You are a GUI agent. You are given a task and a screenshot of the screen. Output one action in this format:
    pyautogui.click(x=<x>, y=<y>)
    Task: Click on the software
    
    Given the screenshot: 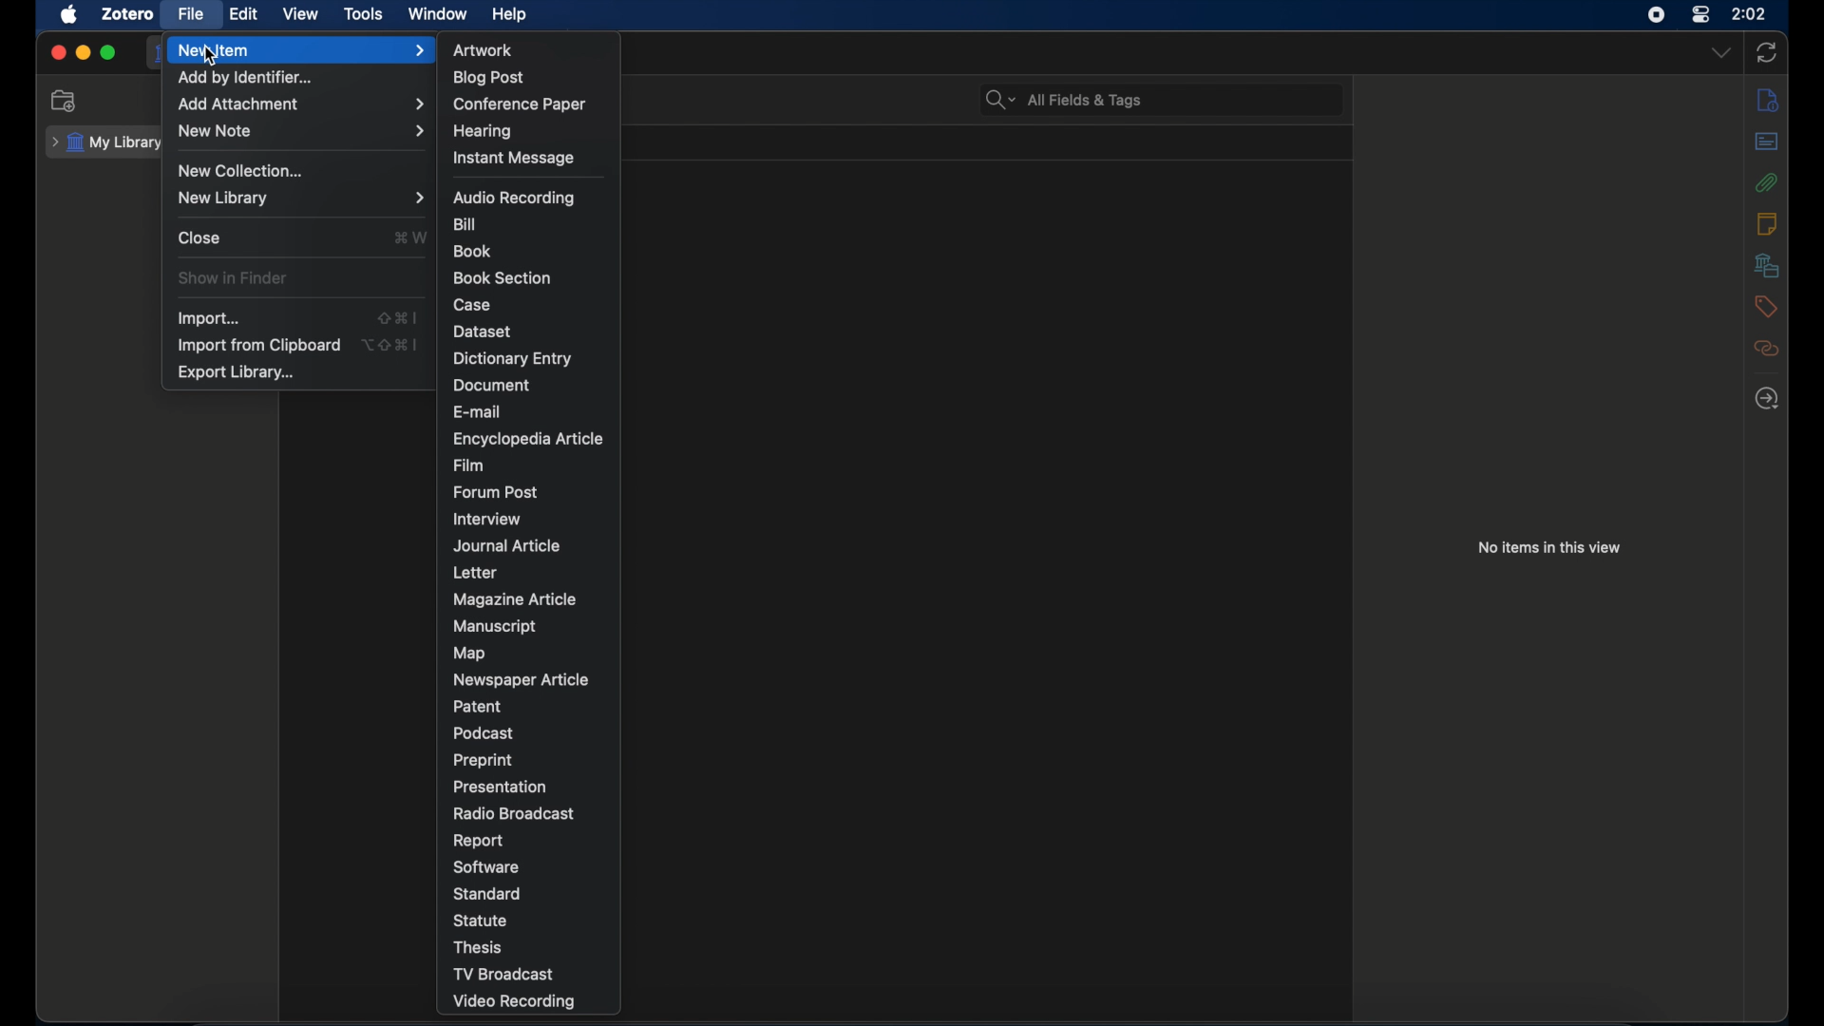 What is the action you would take?
    pyautogui.click(x=488, y=867)
    